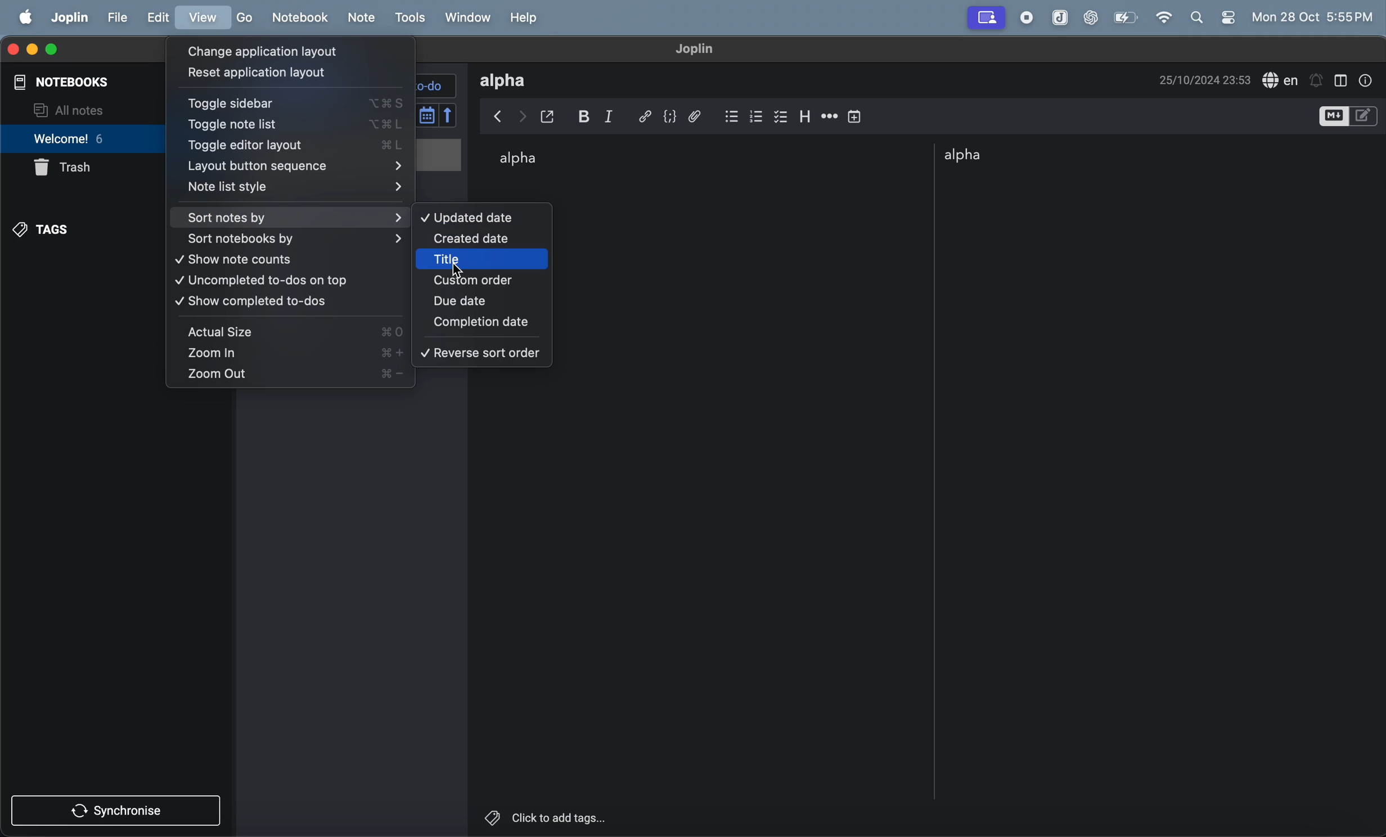  I want to click on alpha note, so click(529, 160).